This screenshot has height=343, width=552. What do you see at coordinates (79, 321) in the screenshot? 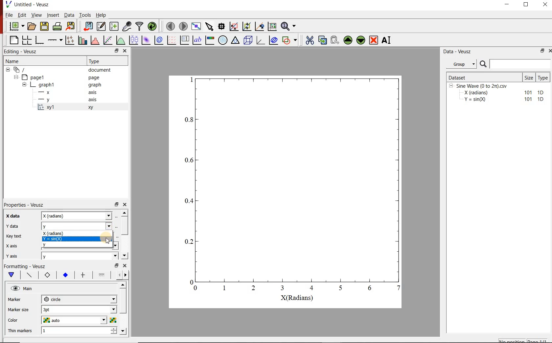
I see `auto` at bounding box center [79, 321].